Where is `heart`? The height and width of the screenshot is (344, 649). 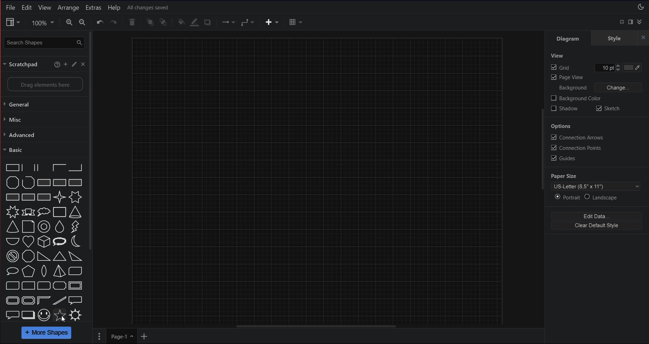 heart is located at coordinates (28, 242).